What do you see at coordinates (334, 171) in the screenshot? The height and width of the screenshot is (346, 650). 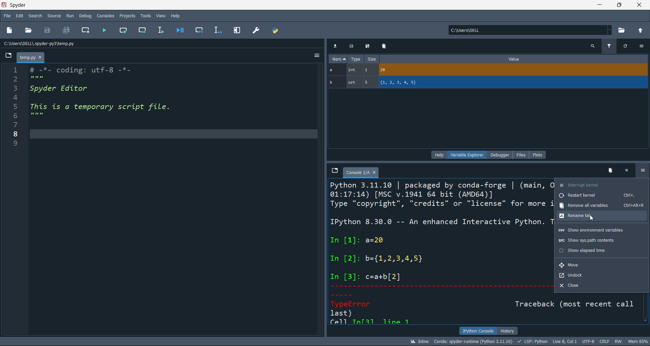 I see `browse tabs` at bounding box center [334, 171].